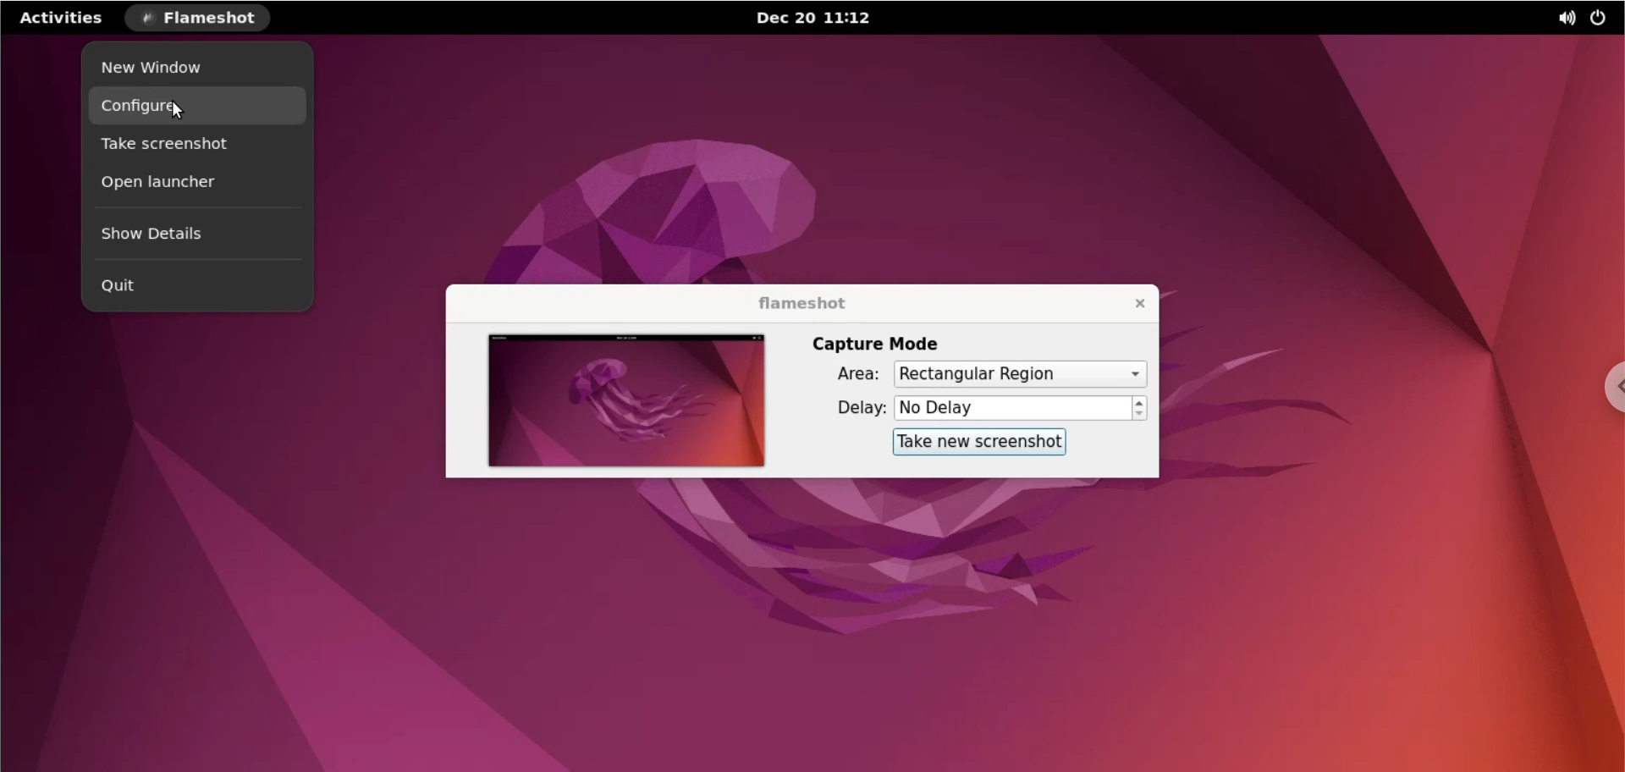  I want to click on No Delay, so click(1012, 408).